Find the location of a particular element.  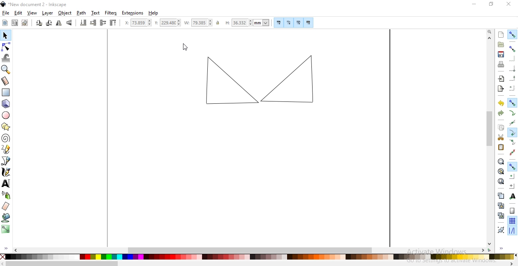

snap to edges of bounding box is located at coordinates (512, 58).